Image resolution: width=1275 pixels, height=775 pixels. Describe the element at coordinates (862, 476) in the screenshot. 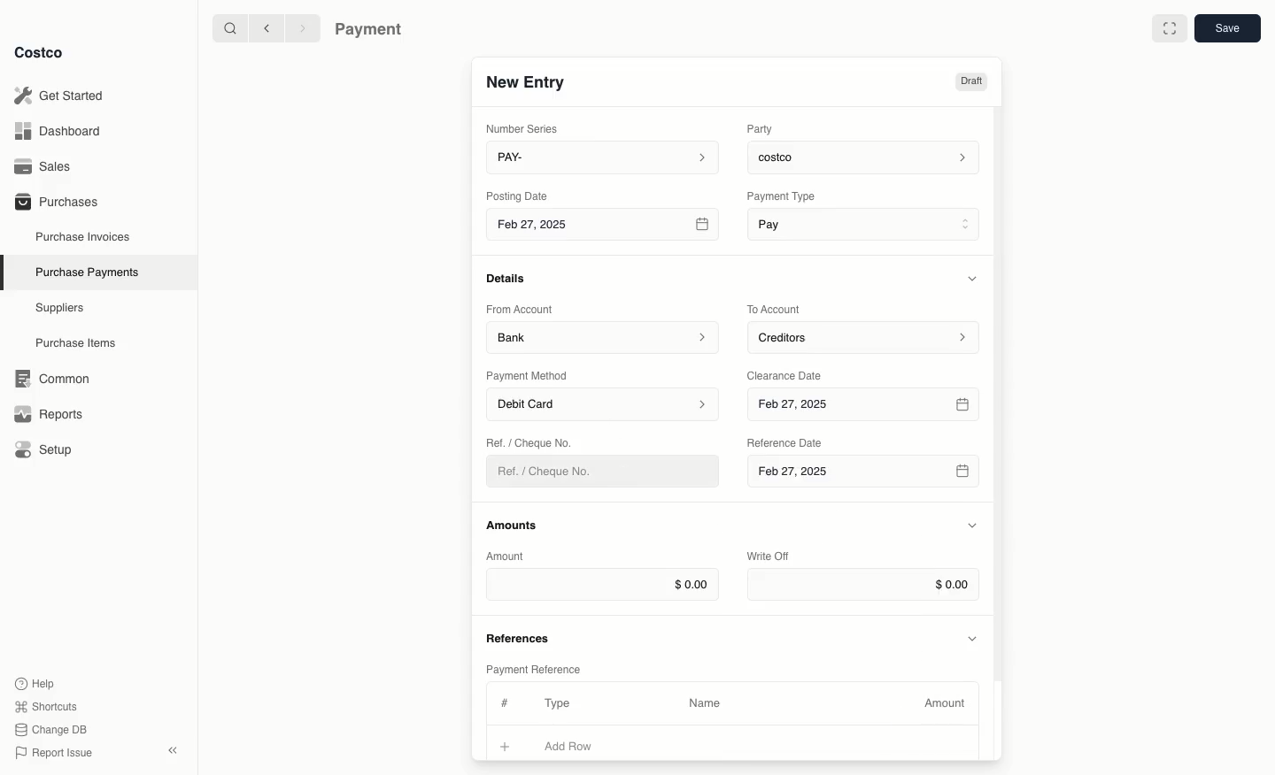

I see `Feb 27, 2025` at that location.